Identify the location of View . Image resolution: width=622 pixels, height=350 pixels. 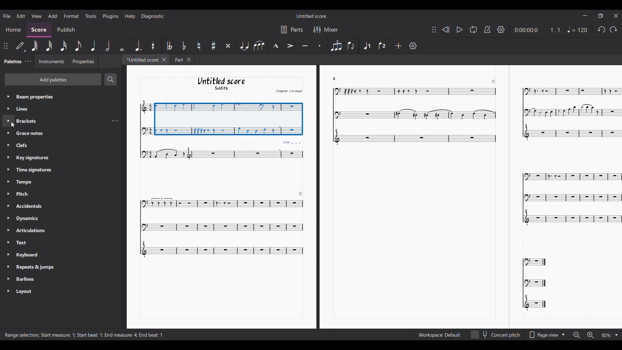
(37, 16).